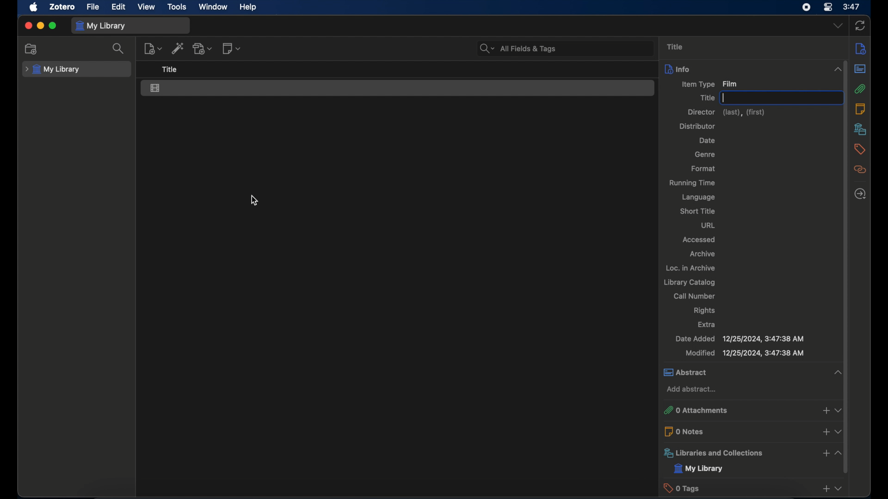 Image resolution: width=888 pixels, height=499 pixels. What do you see at coordinates (254, 201) in the screenshot?
I see `cursor` at bounding box center [254, 201].